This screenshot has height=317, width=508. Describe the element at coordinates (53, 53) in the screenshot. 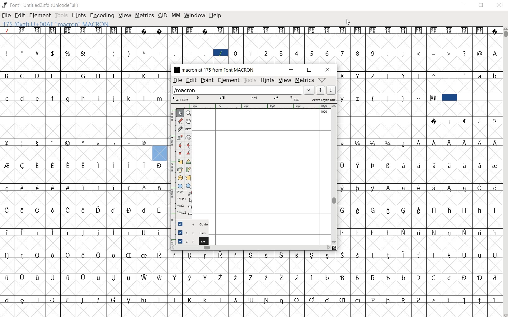

I see `$` at that location.